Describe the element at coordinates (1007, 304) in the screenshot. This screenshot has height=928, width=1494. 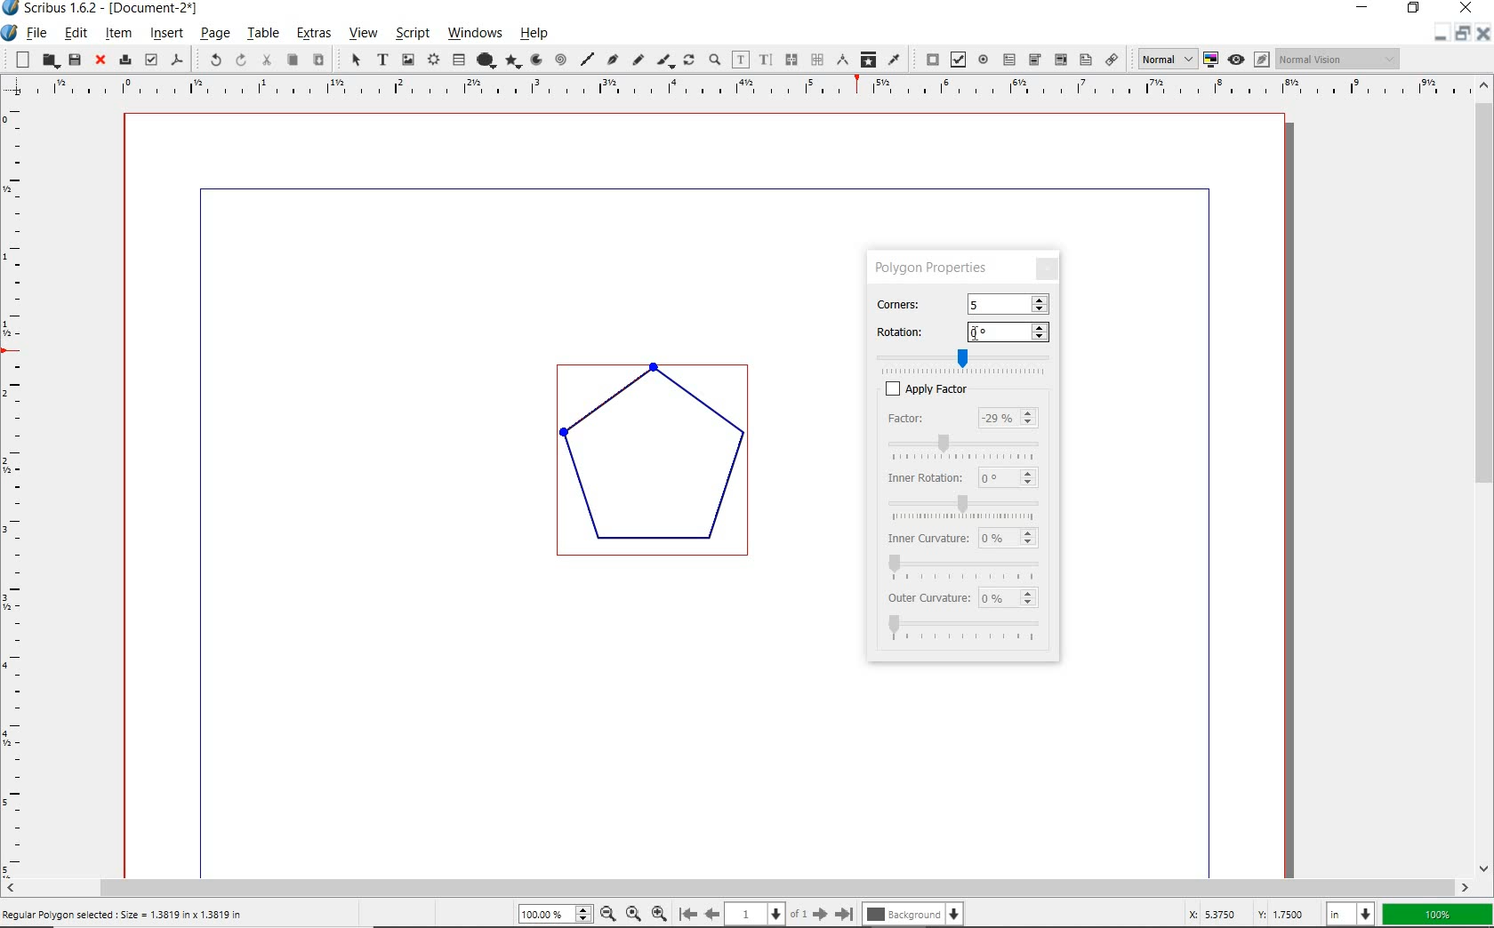
I see `Input corners` at that location.